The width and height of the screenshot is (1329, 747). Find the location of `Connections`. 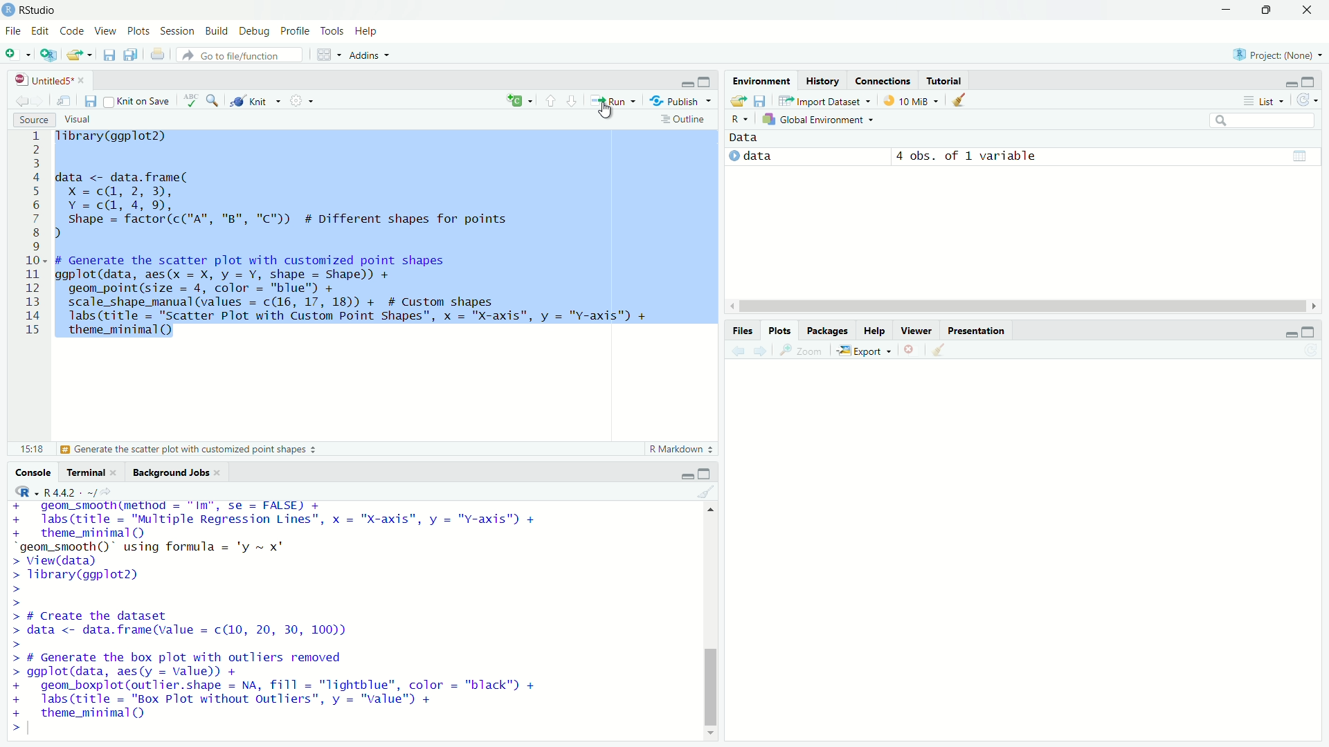

Connections is located at coordinates (882, 80).